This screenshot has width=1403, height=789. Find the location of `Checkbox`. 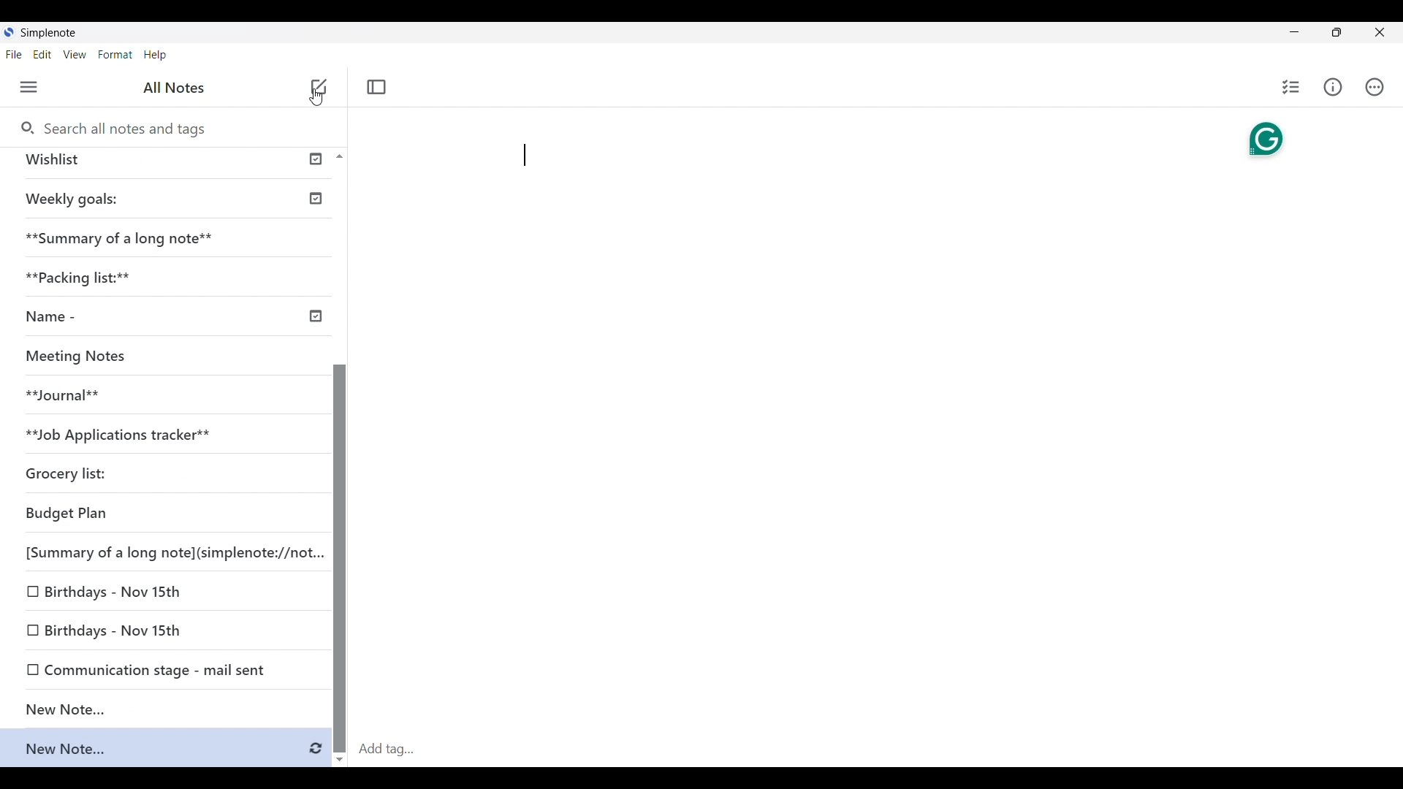

Checkbox is located at coordinates (31, 630).